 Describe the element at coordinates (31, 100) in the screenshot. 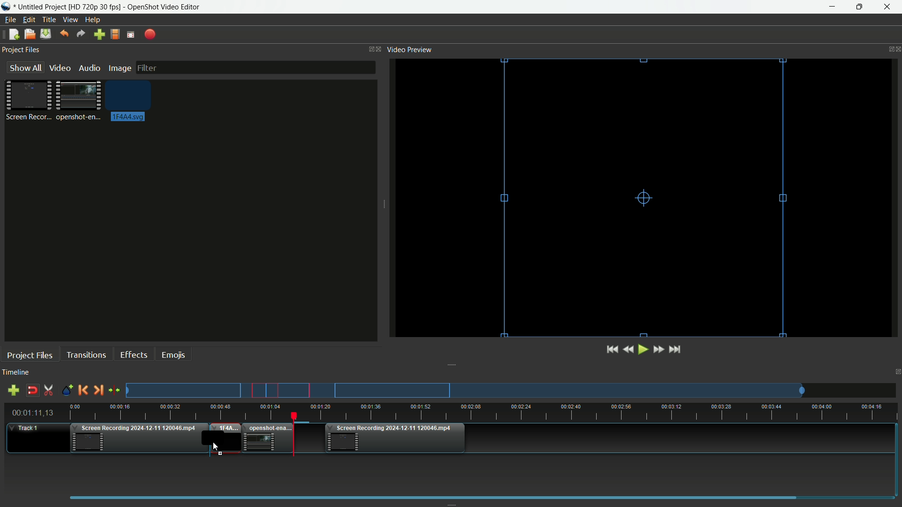

I see `Project file one` at that location.